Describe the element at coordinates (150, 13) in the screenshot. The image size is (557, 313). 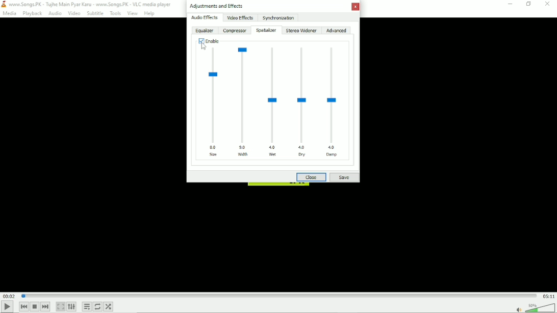
I see `Help` at that location.